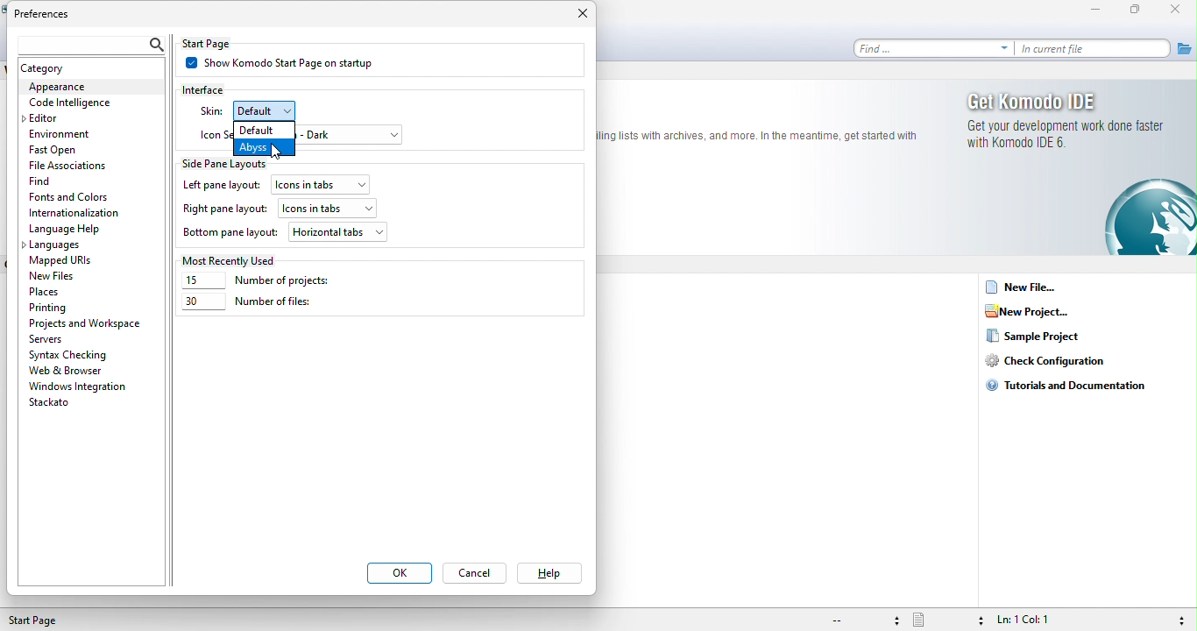 Image resolution: width=1197 pixels, height=631 pixels. What do you see at coordinates (264, 146) in the screenshot?
I see `abyss` at bounding box center [264, 146].